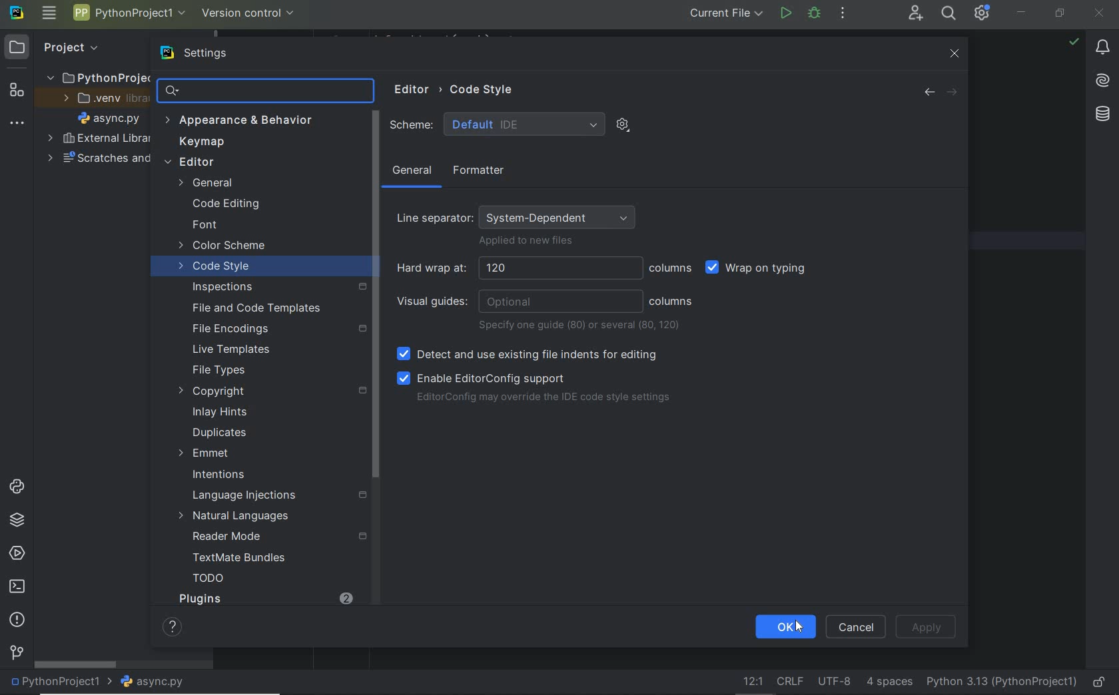 This screenshot has width=1119, height=695. Describe the element at coordinates (248, 121) in the screenshot. I see `Appearance & behavior` at that location.